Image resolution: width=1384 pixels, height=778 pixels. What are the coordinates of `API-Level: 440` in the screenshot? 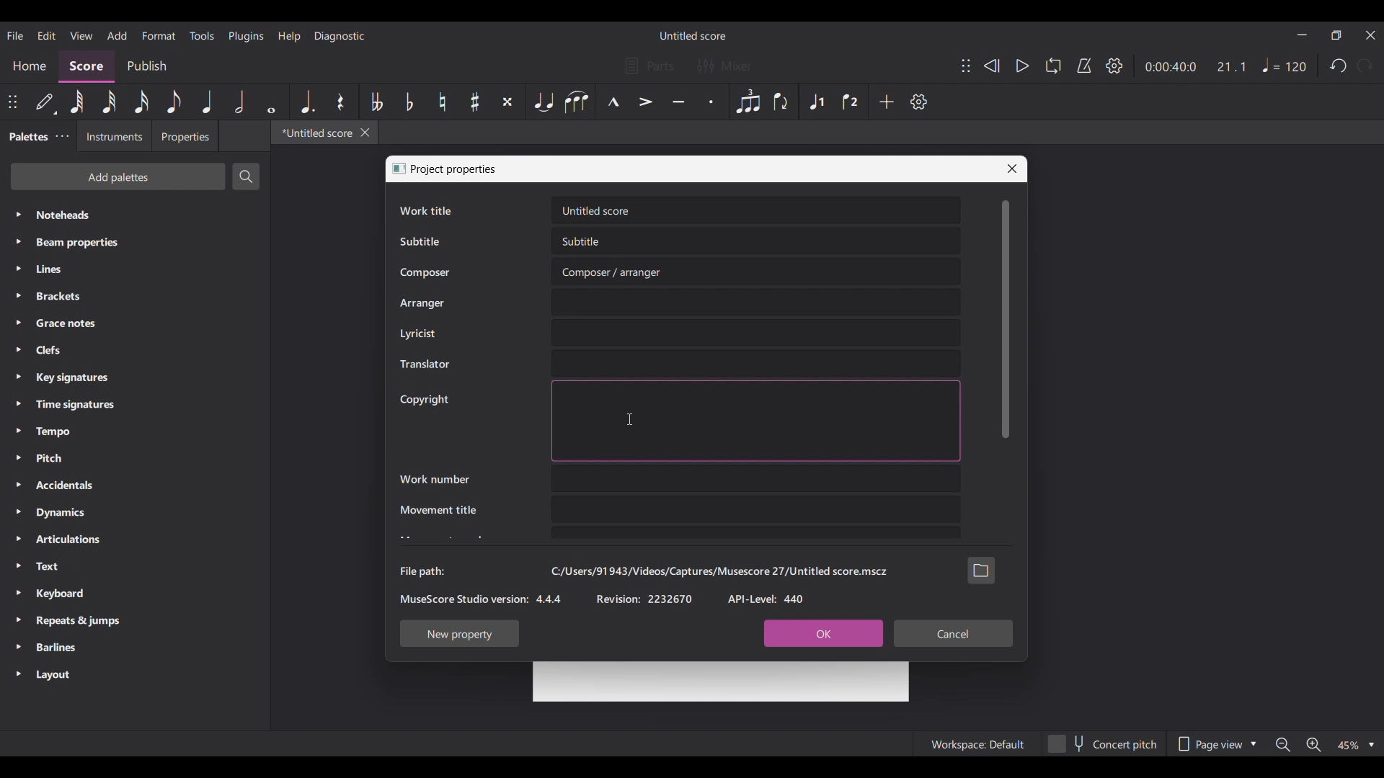 It's located at (767, 599).